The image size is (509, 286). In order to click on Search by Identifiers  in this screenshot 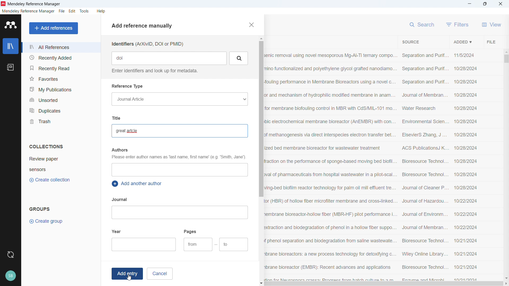, I will do `click(239, 58)`.